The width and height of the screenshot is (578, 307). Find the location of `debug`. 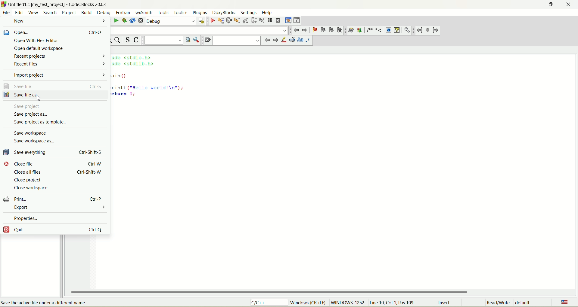

debug is located at coordinates (212, 21).